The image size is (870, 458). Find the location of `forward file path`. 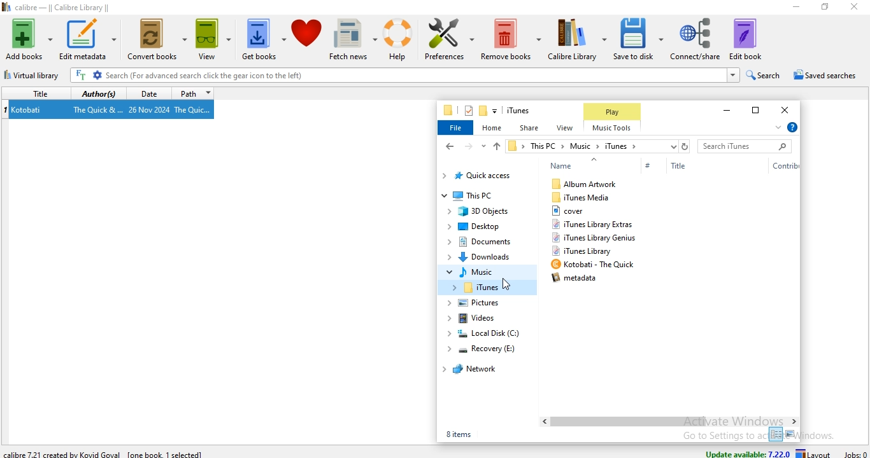

forward file path is located at coordinates (470, 147).